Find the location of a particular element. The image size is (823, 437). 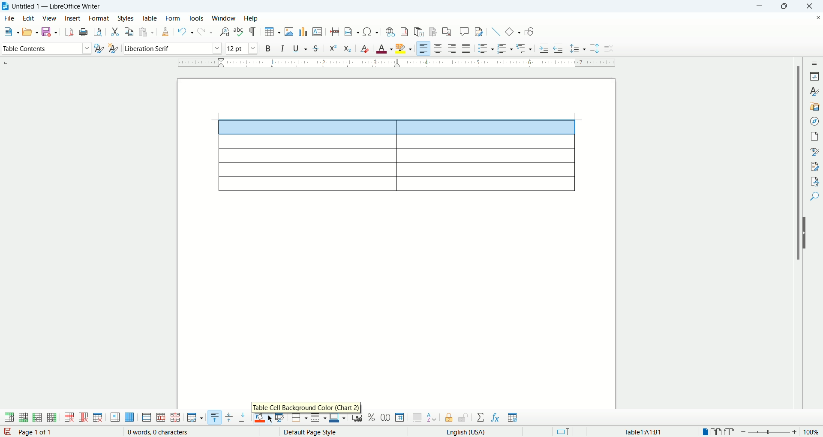

zoom percent is located at coordinates (812, 431).